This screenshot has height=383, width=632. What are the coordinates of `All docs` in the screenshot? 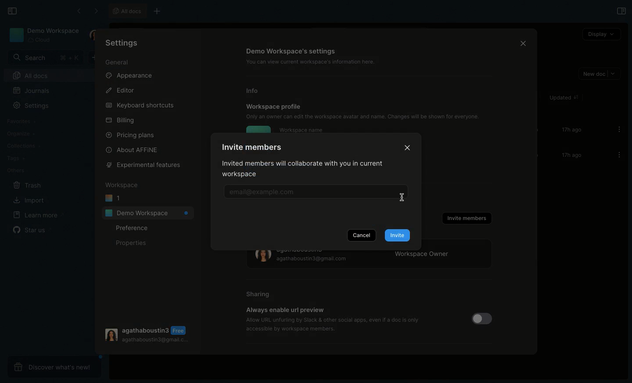 It's located at (52, 75).